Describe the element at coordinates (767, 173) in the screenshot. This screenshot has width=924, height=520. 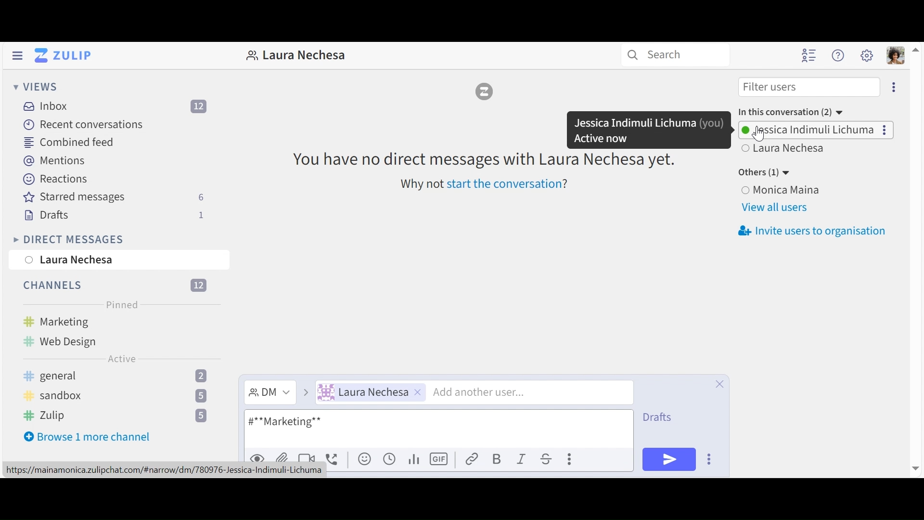
I see `Other users(1)` at that location.